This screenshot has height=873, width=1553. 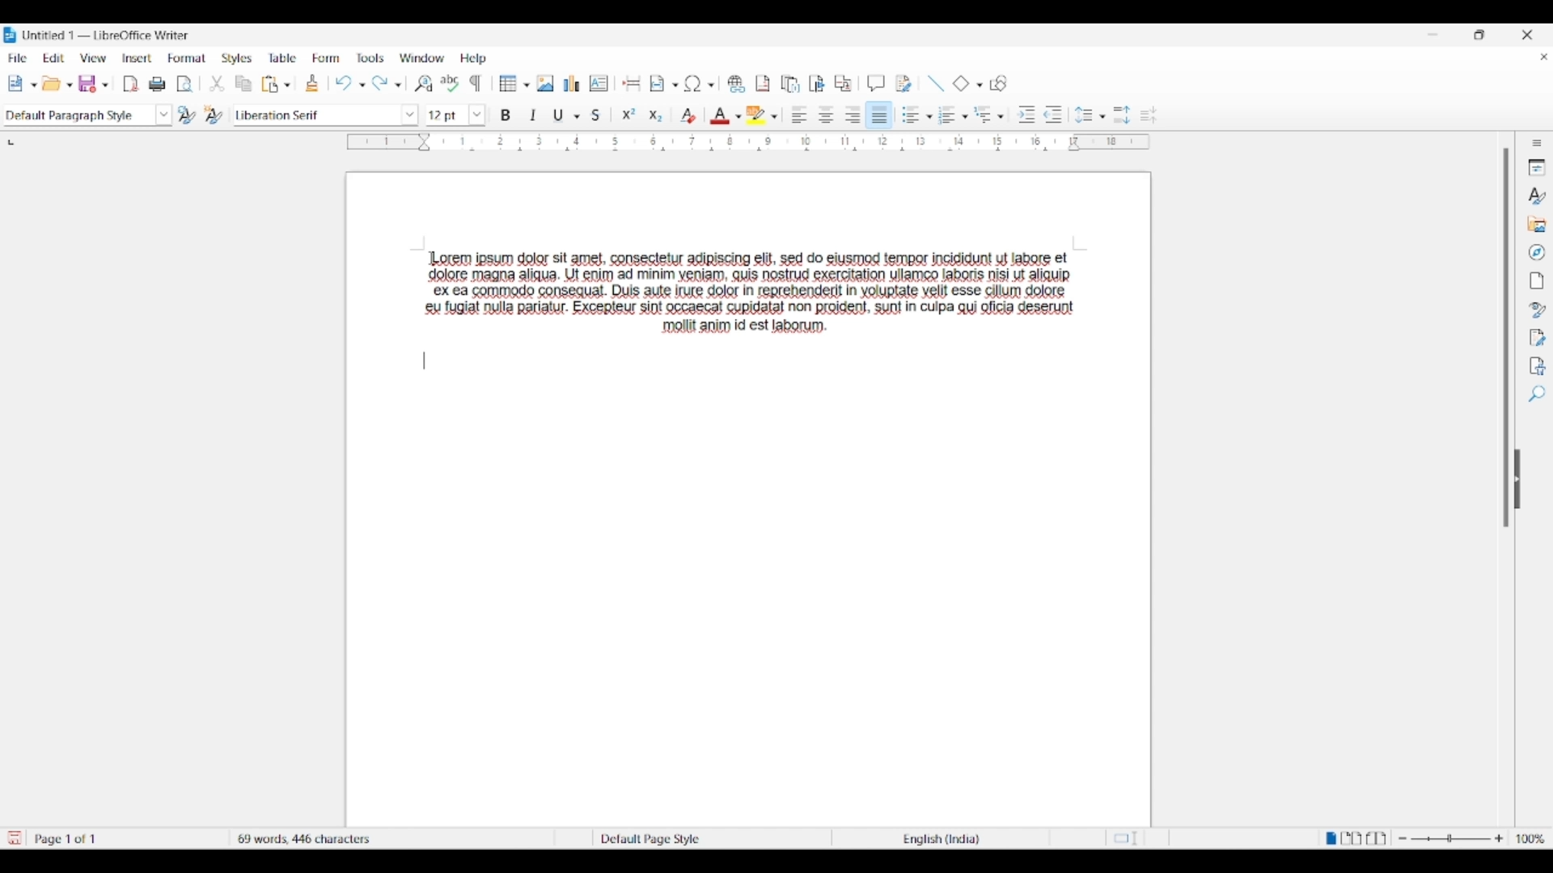 I want to click on Insert field, so click(x=658, y=84).